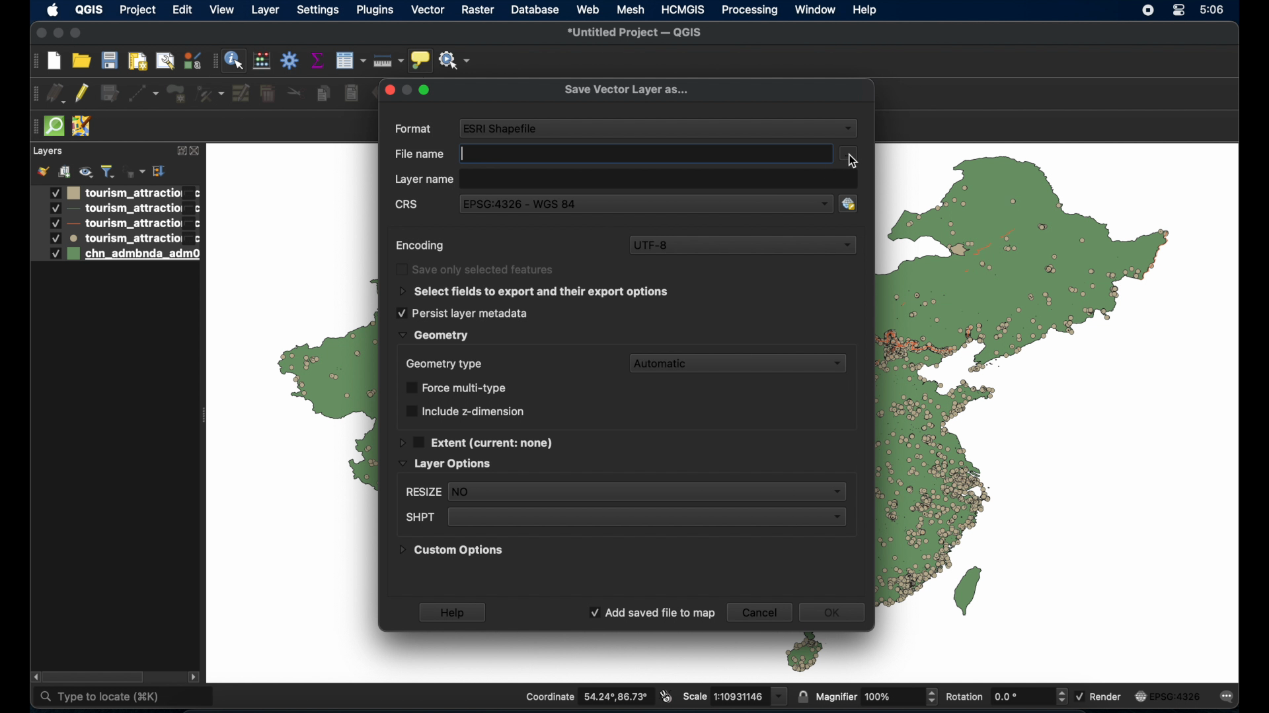 The width and height of the screenshot is (1269, 713). I want to click on dropdown, so click(849, 129).